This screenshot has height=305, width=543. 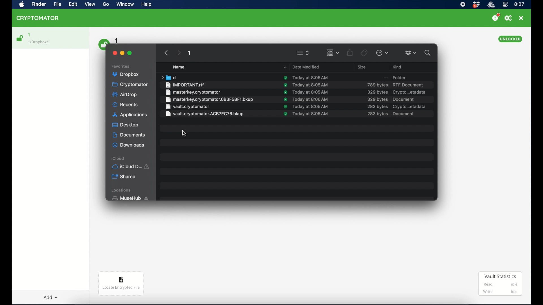 What do you see at coordinates (122, 190) in the screenshot?
I see `locations` at bounding box center [122, 190].